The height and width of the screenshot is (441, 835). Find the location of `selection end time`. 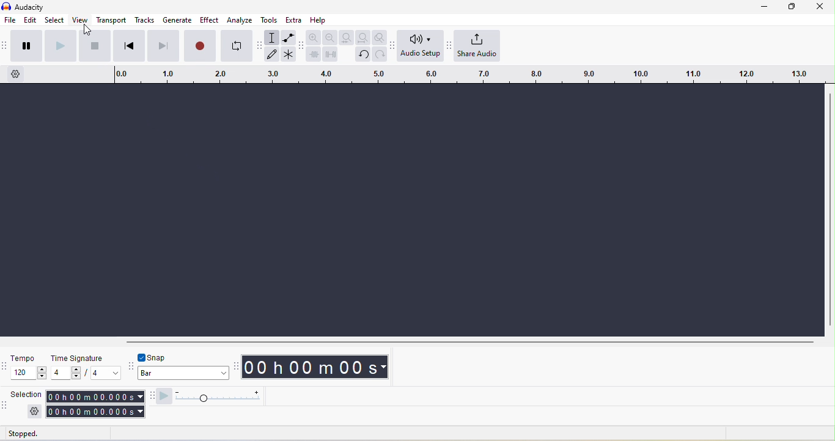

selection end time is located at coordinates (96, 412).